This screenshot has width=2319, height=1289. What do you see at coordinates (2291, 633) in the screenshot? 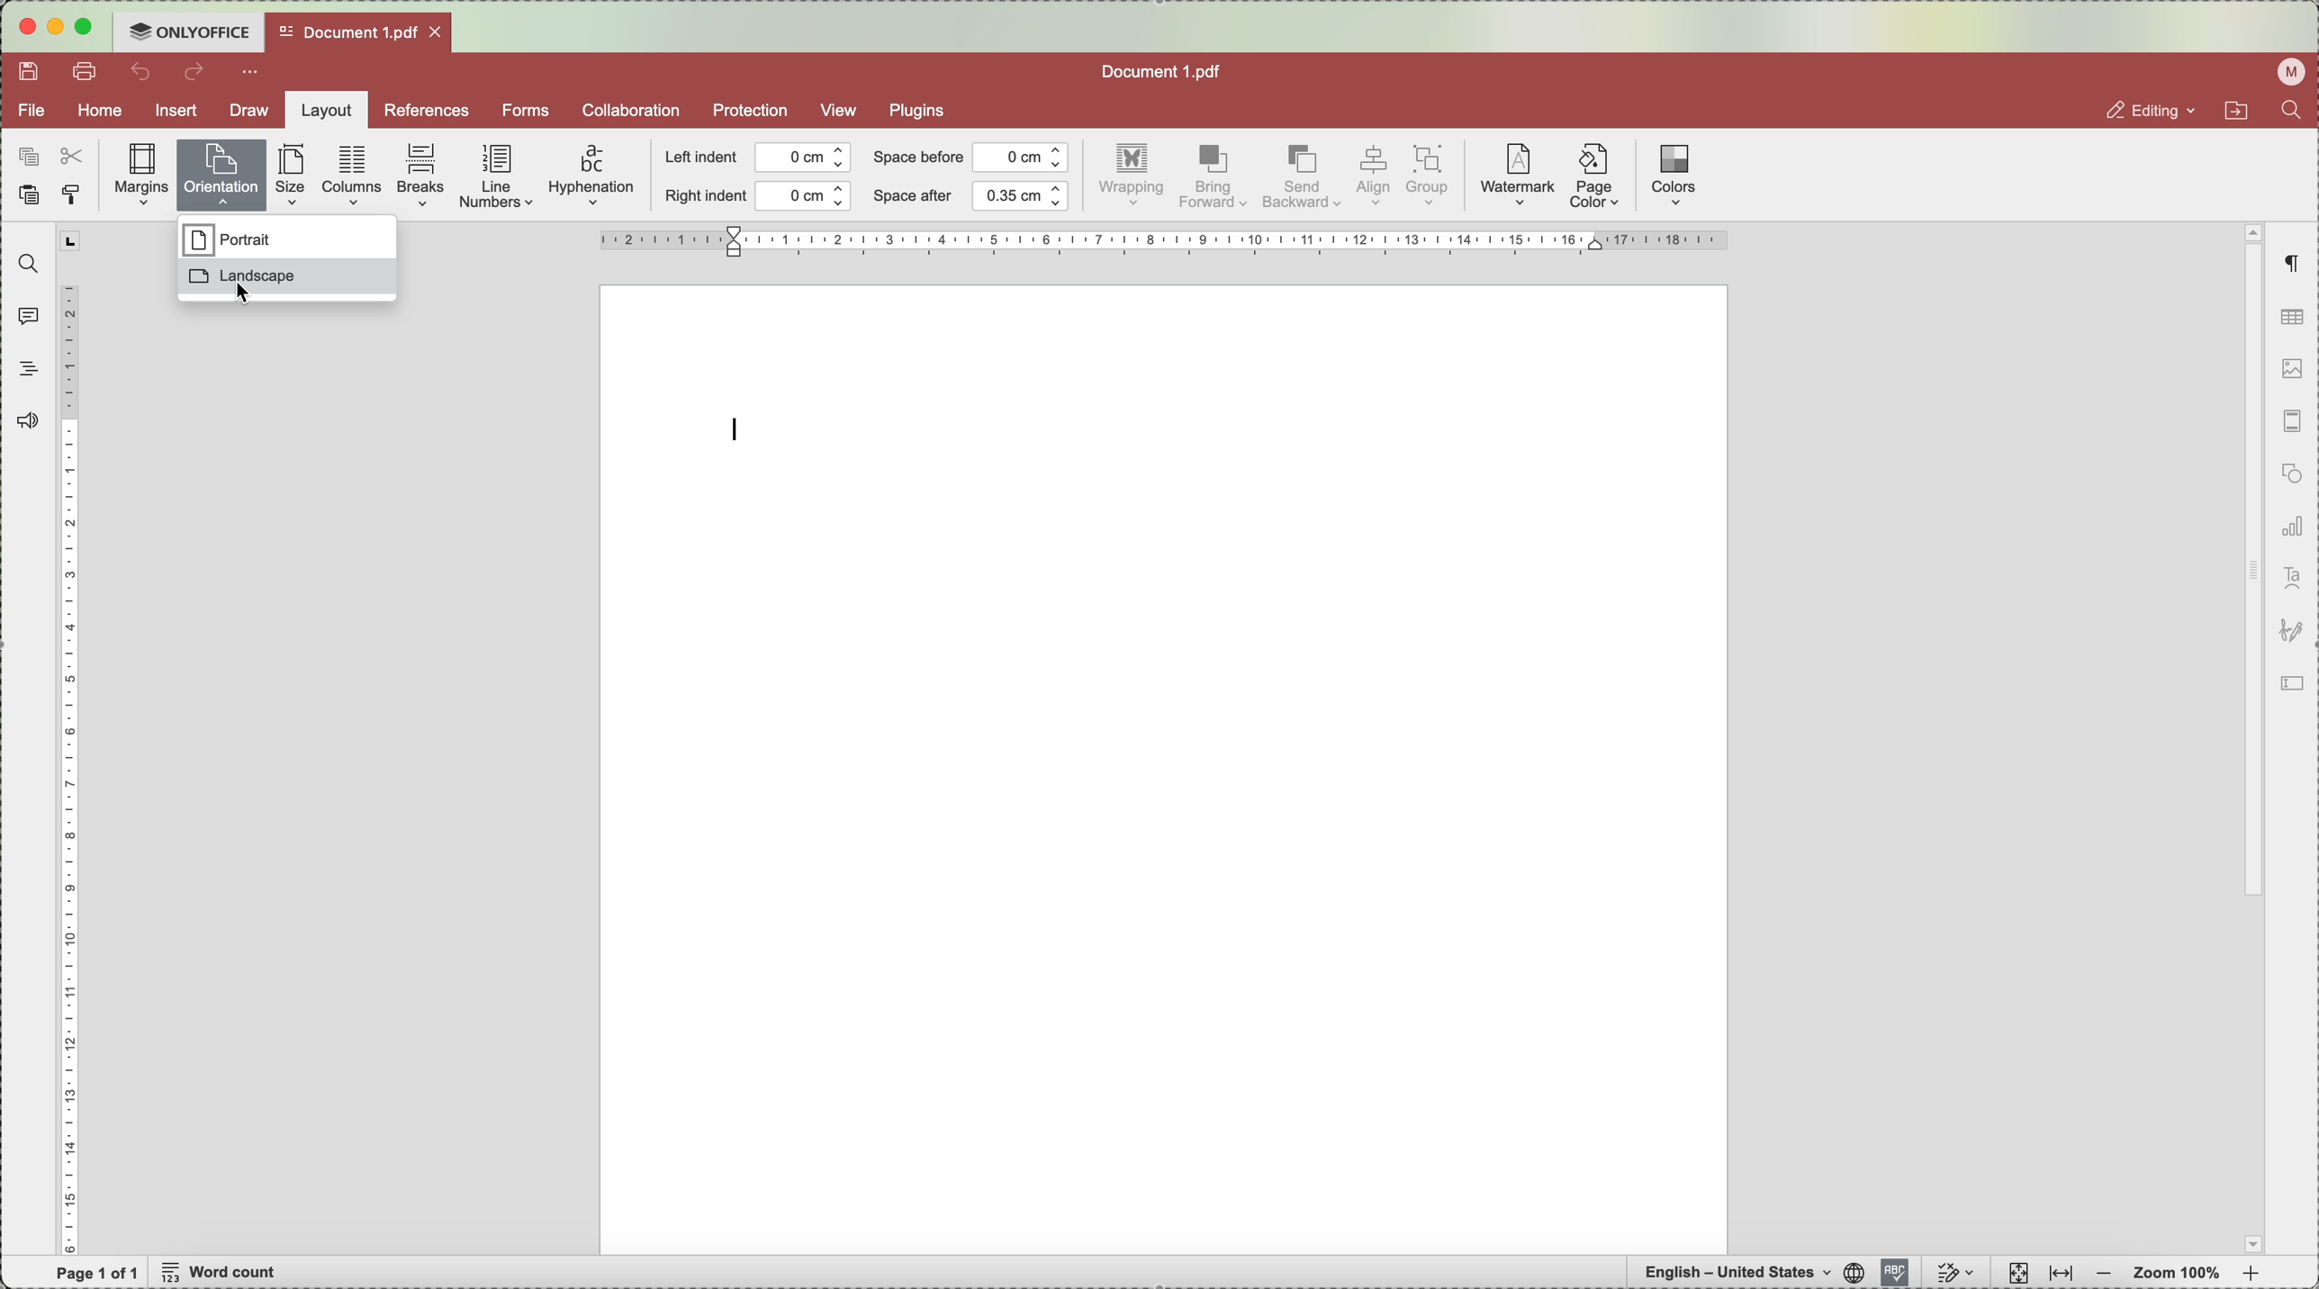
I see `icon` at bounding box center [2291, 633].